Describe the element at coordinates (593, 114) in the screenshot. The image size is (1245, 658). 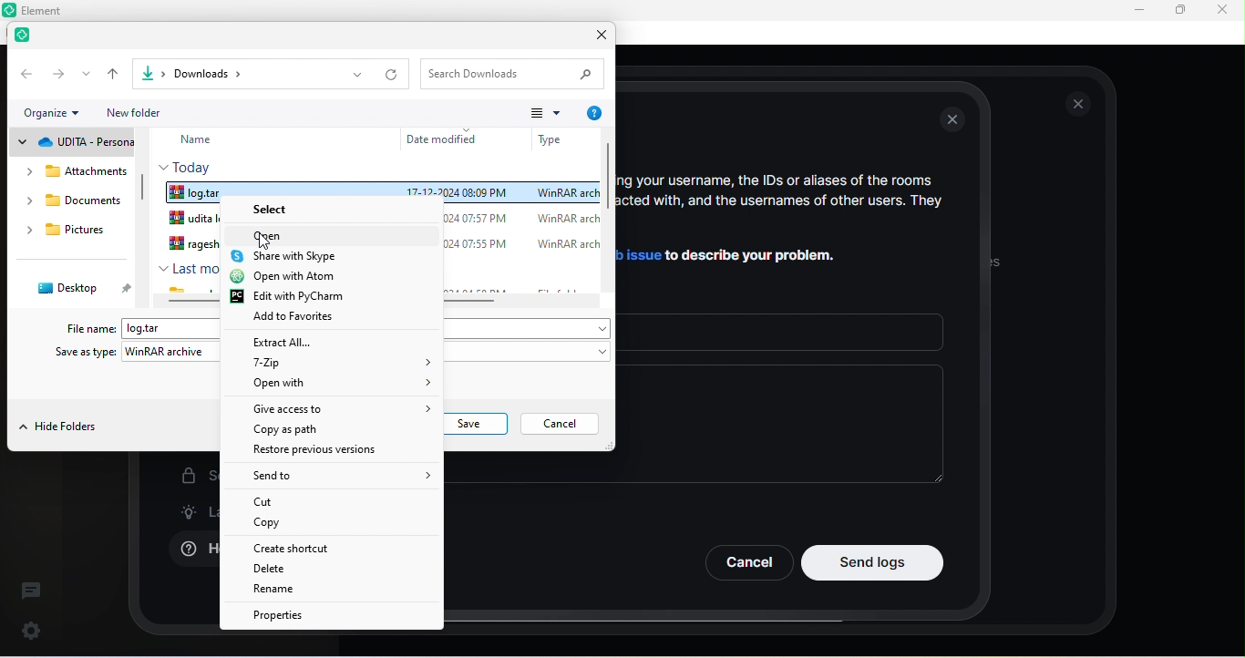
I see `help` at that location.